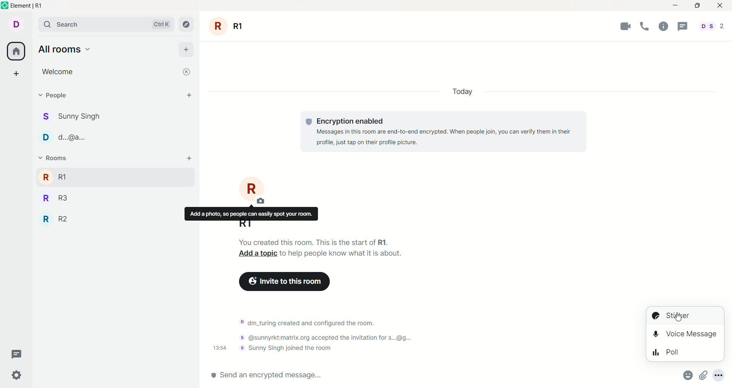  What do you see at coordinates (307, 323) in the screenshot?
I see `Notification` at bounding box center [307, 323].